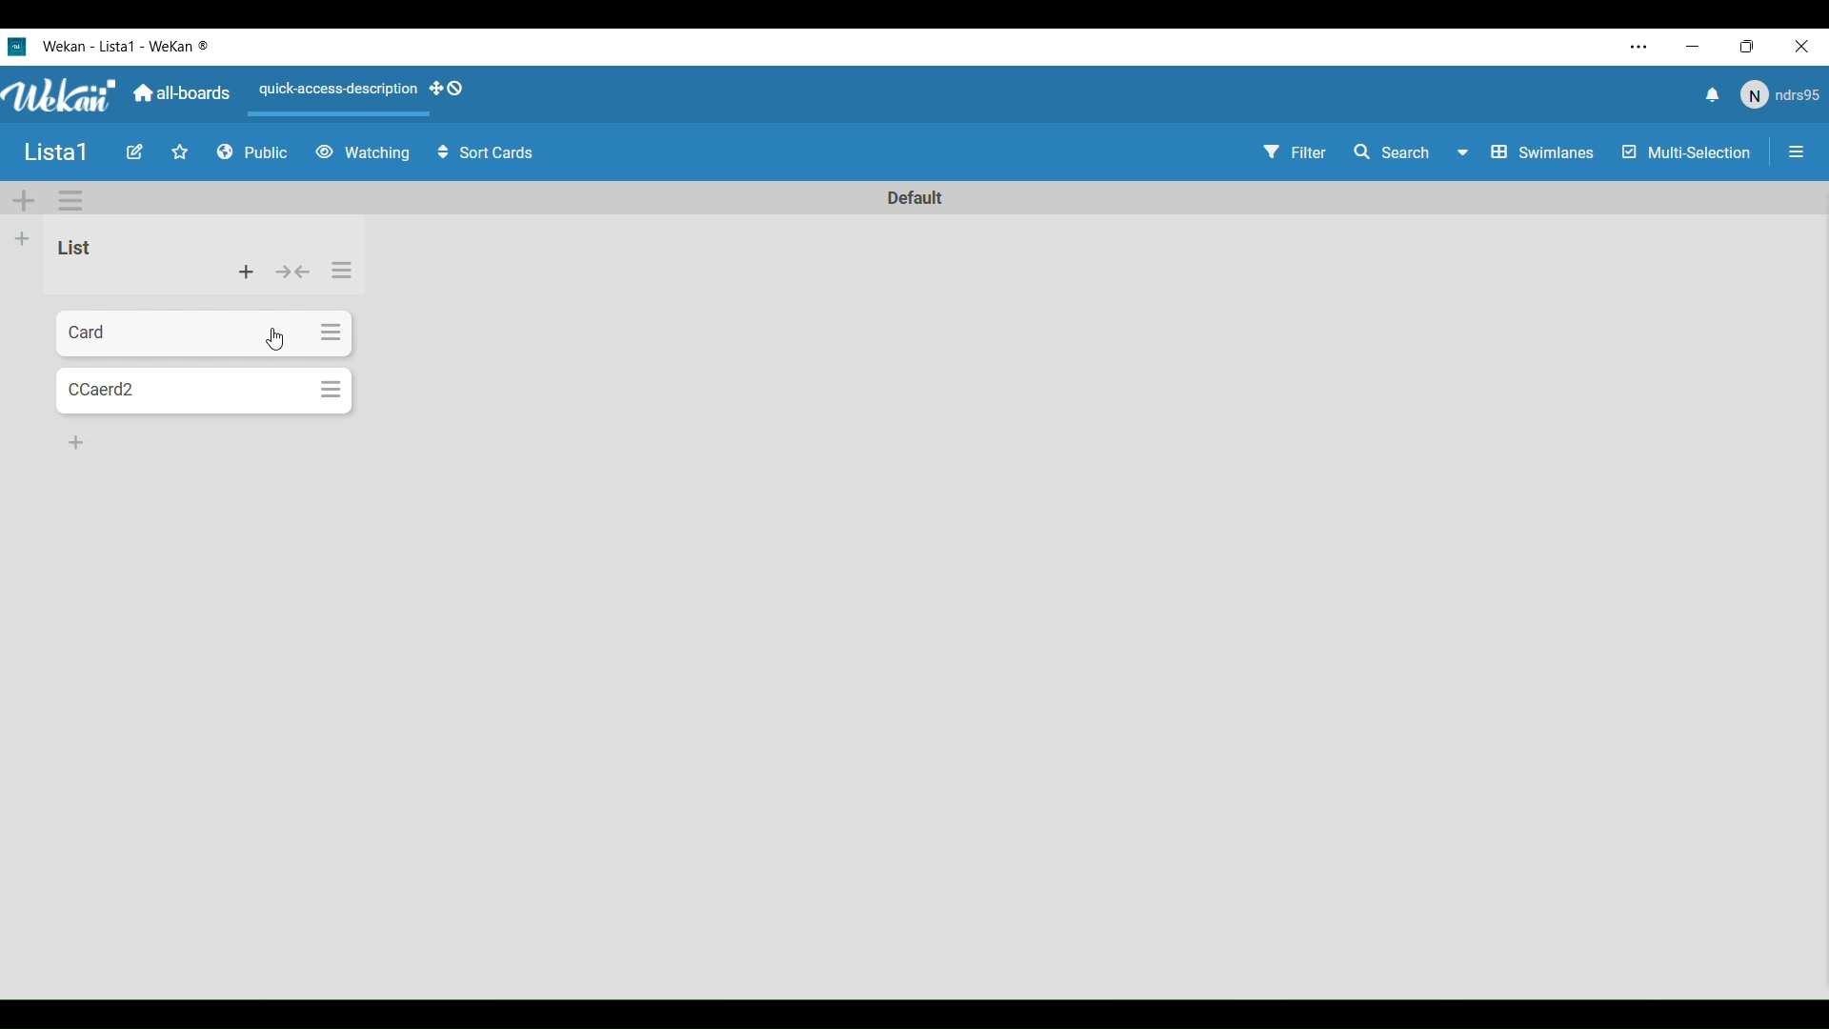 The image size is (1829, 1029). Describe the element at coordinates (1410, 152) in the screenshot. I see `Search` at that location.